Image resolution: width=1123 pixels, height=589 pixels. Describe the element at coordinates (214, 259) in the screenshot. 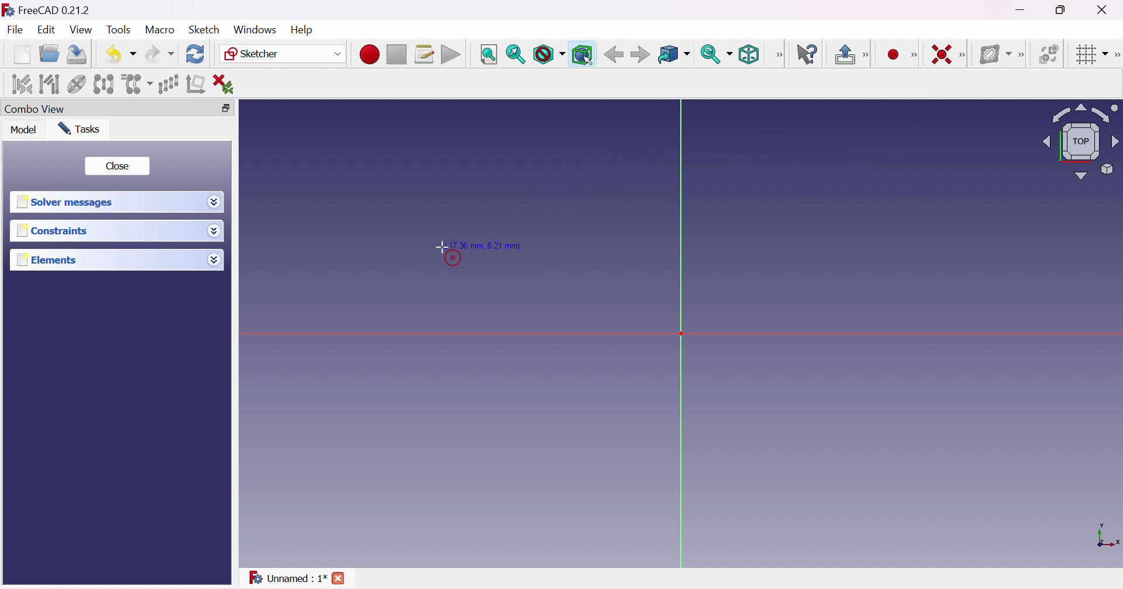

I see `Drop down` at that location.